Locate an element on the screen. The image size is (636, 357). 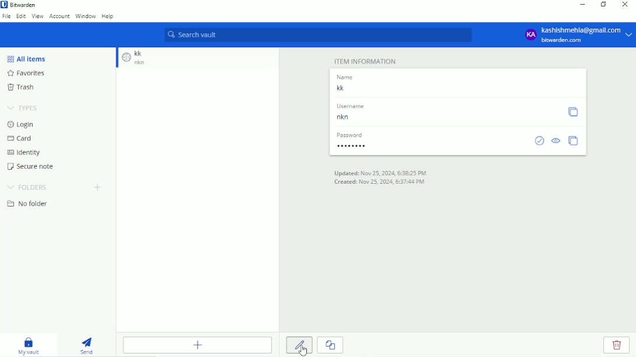
CURSOR is located at coordinates (303, 351).